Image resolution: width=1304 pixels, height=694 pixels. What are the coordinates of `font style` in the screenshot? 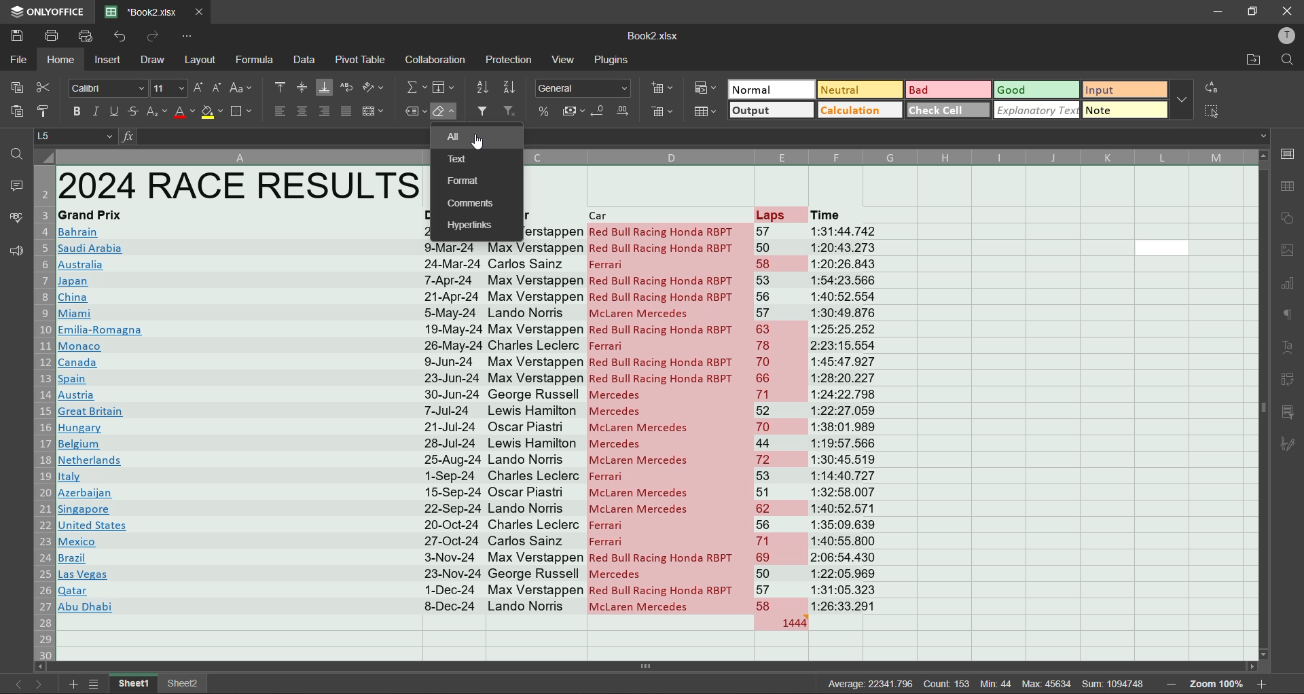 It's located at (107, 86).